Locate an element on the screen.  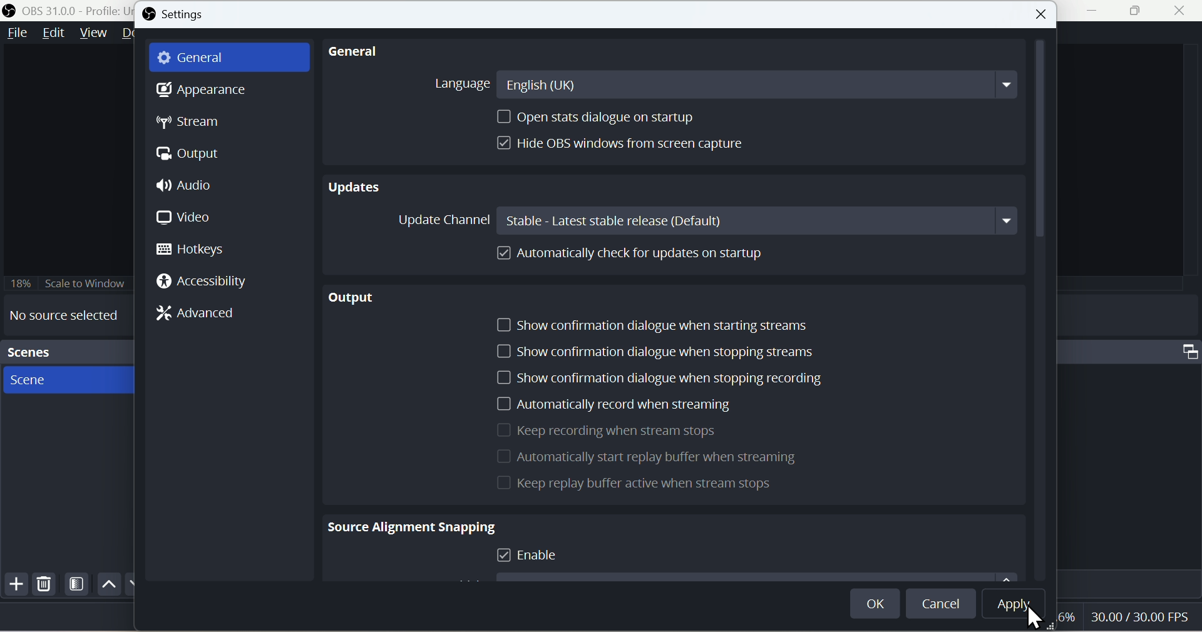
Automatically start replay buffer when is streaming is located at coordinates (647, 458).